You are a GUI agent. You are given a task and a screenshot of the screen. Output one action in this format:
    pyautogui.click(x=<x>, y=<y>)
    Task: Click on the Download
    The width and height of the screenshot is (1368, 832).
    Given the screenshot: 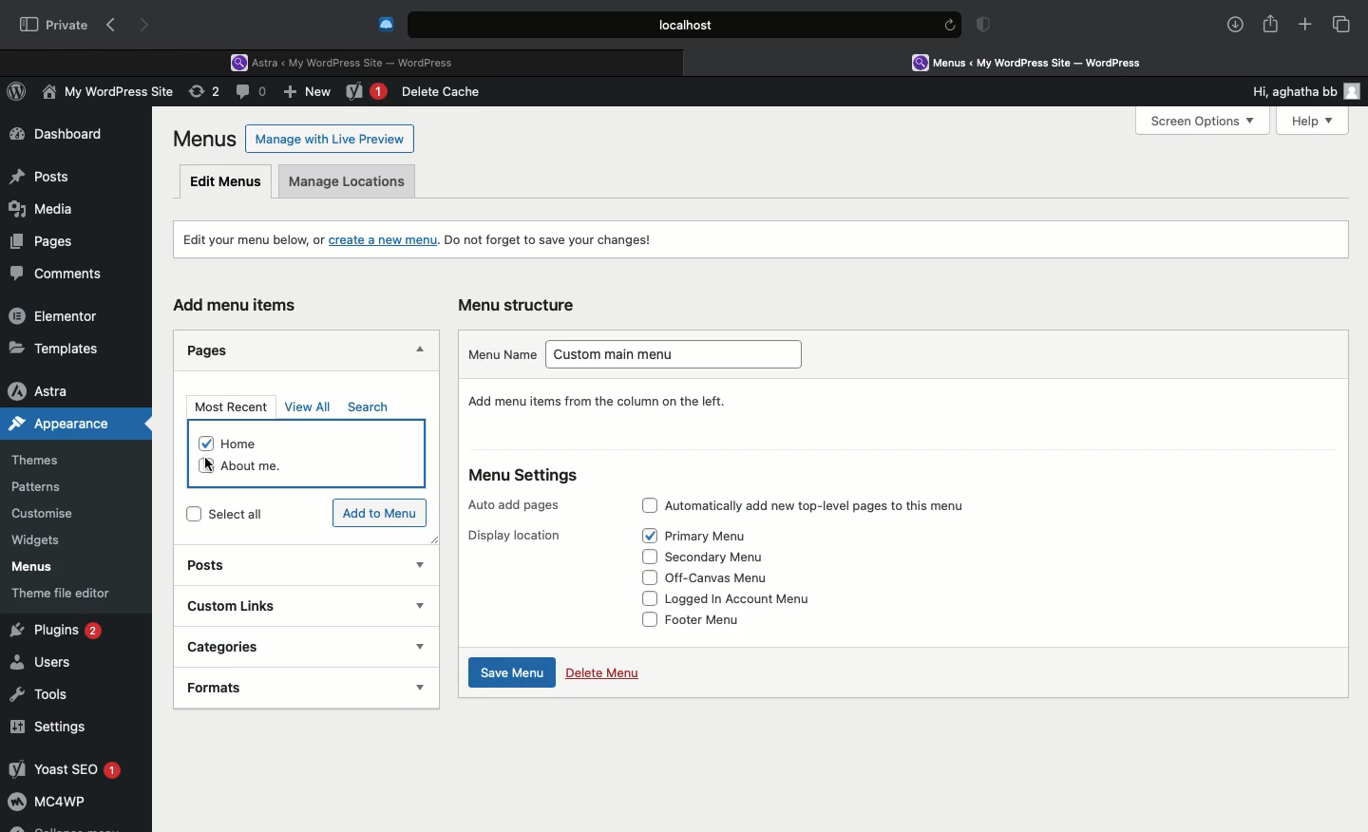 What is the action you would take?
    pyautogui.click(x=1236, y=25)
    